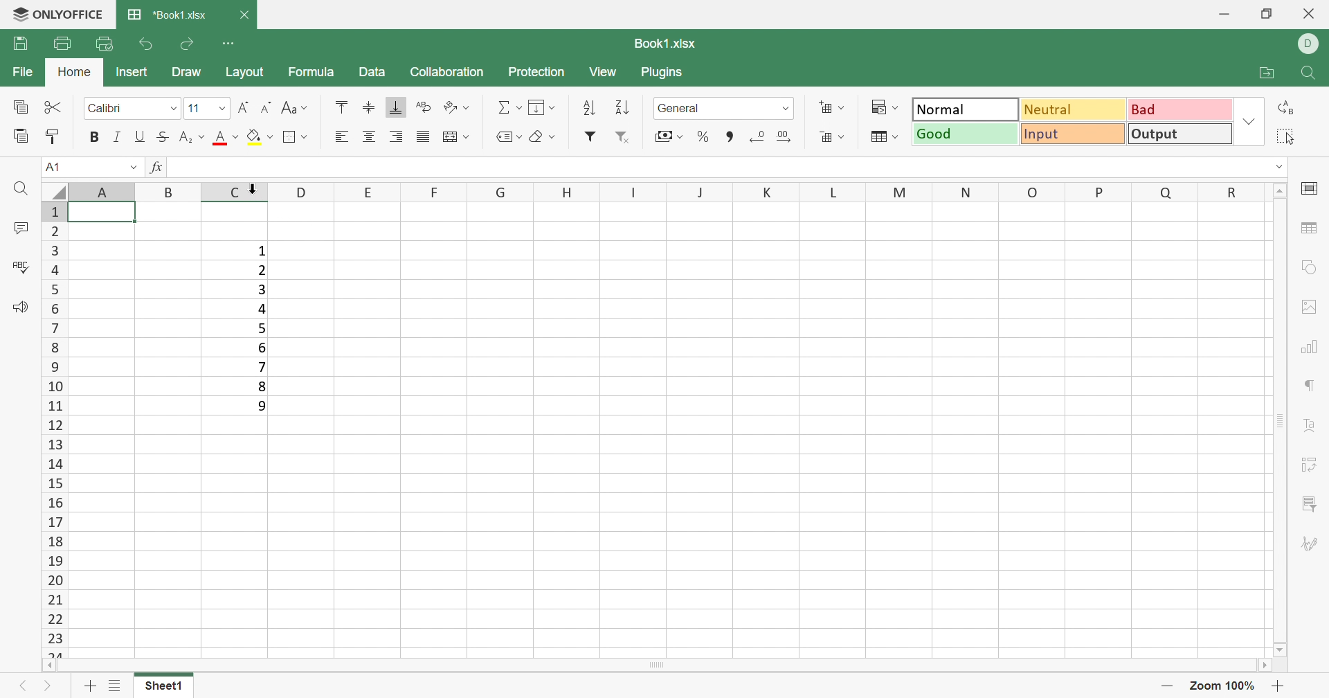 This screenshot has height=698, width=1329. Describe the element at coordinates (701, 136) in the screenshot. I see `Percentage style` at that location.